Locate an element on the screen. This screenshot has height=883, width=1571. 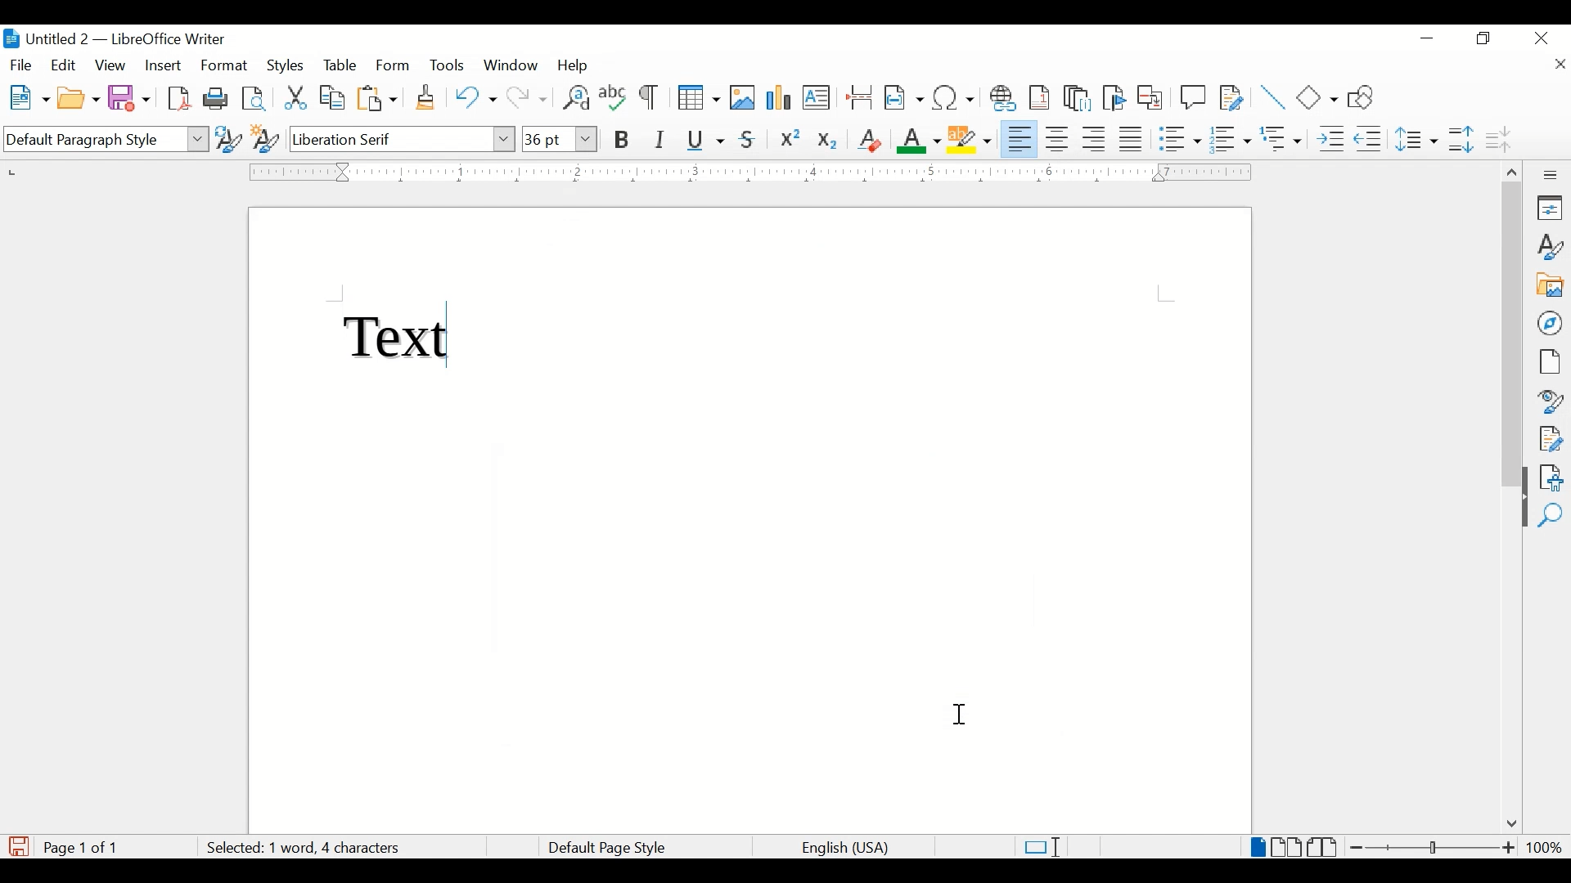
check spelling is located at coordinates (614, 96).